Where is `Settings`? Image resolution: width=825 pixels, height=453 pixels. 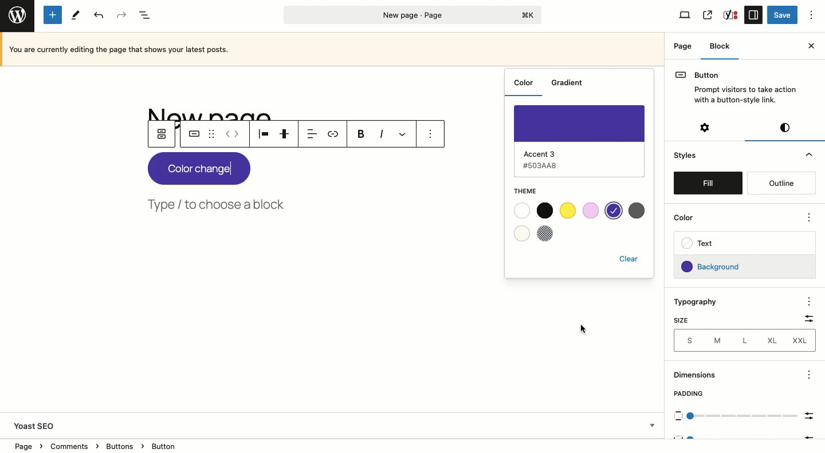
Settings is located at coordinates (706, 127).